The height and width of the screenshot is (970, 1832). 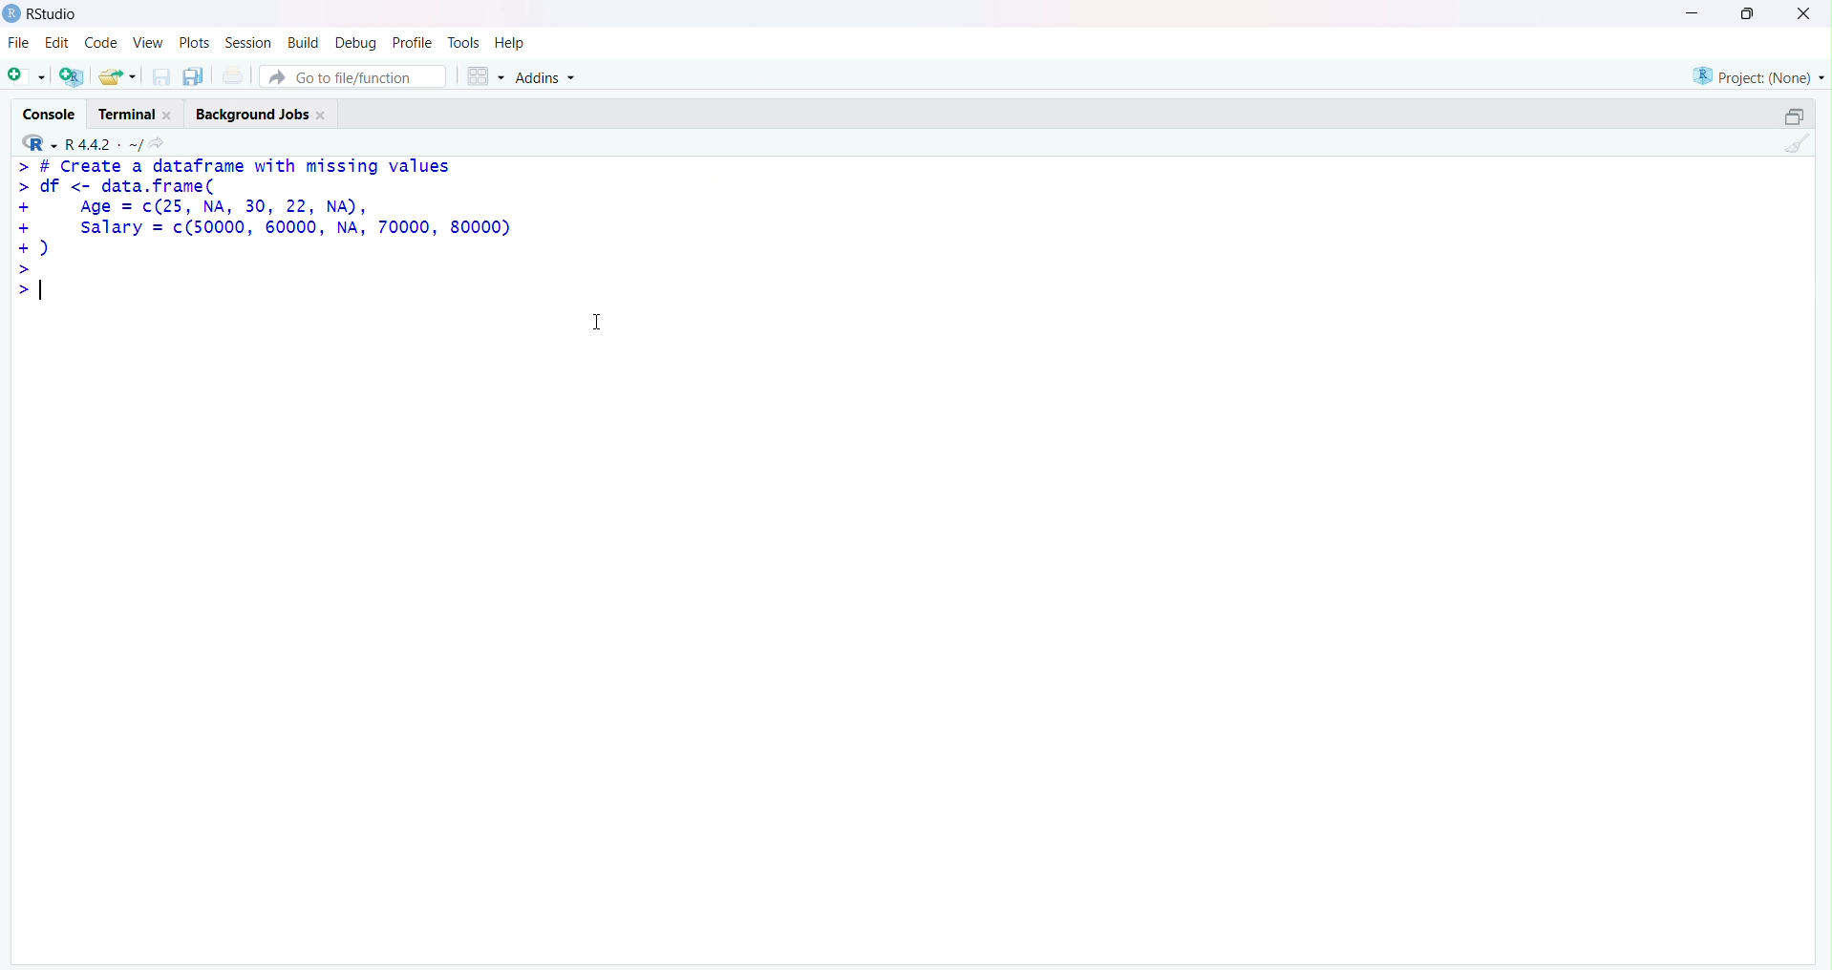 I want to click on Workspace panes, so click(x=481, y=72).